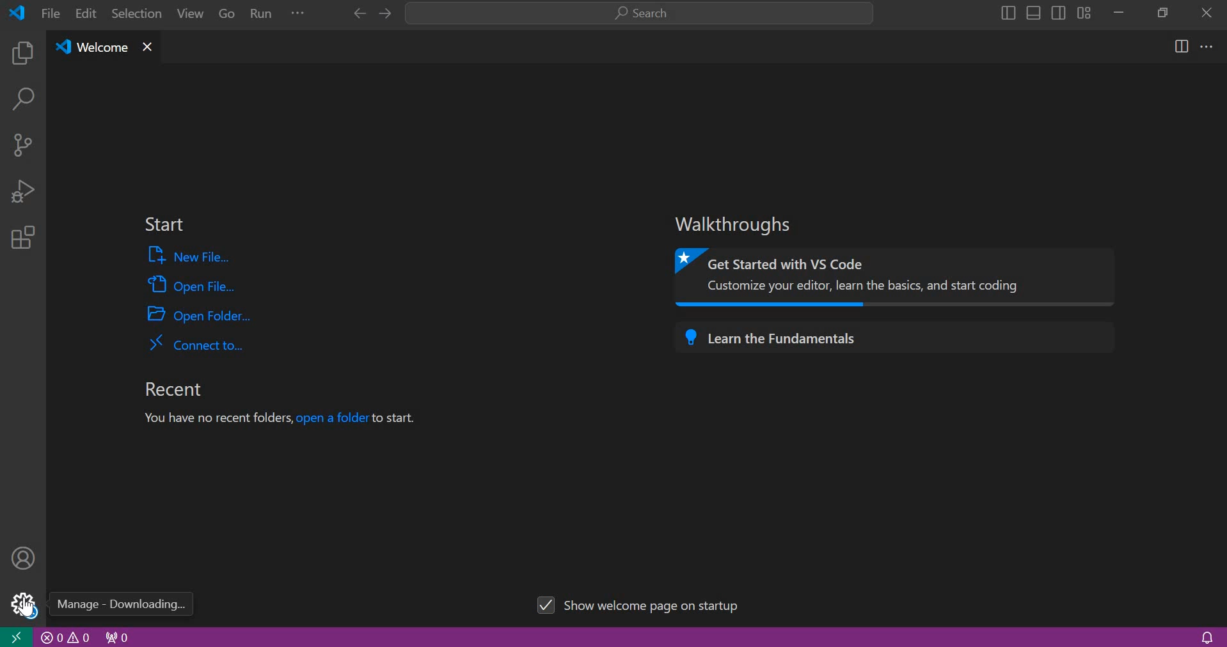 The width and height of the screenshot is (1227, 647). I want to click on expand, so click(298, 15).